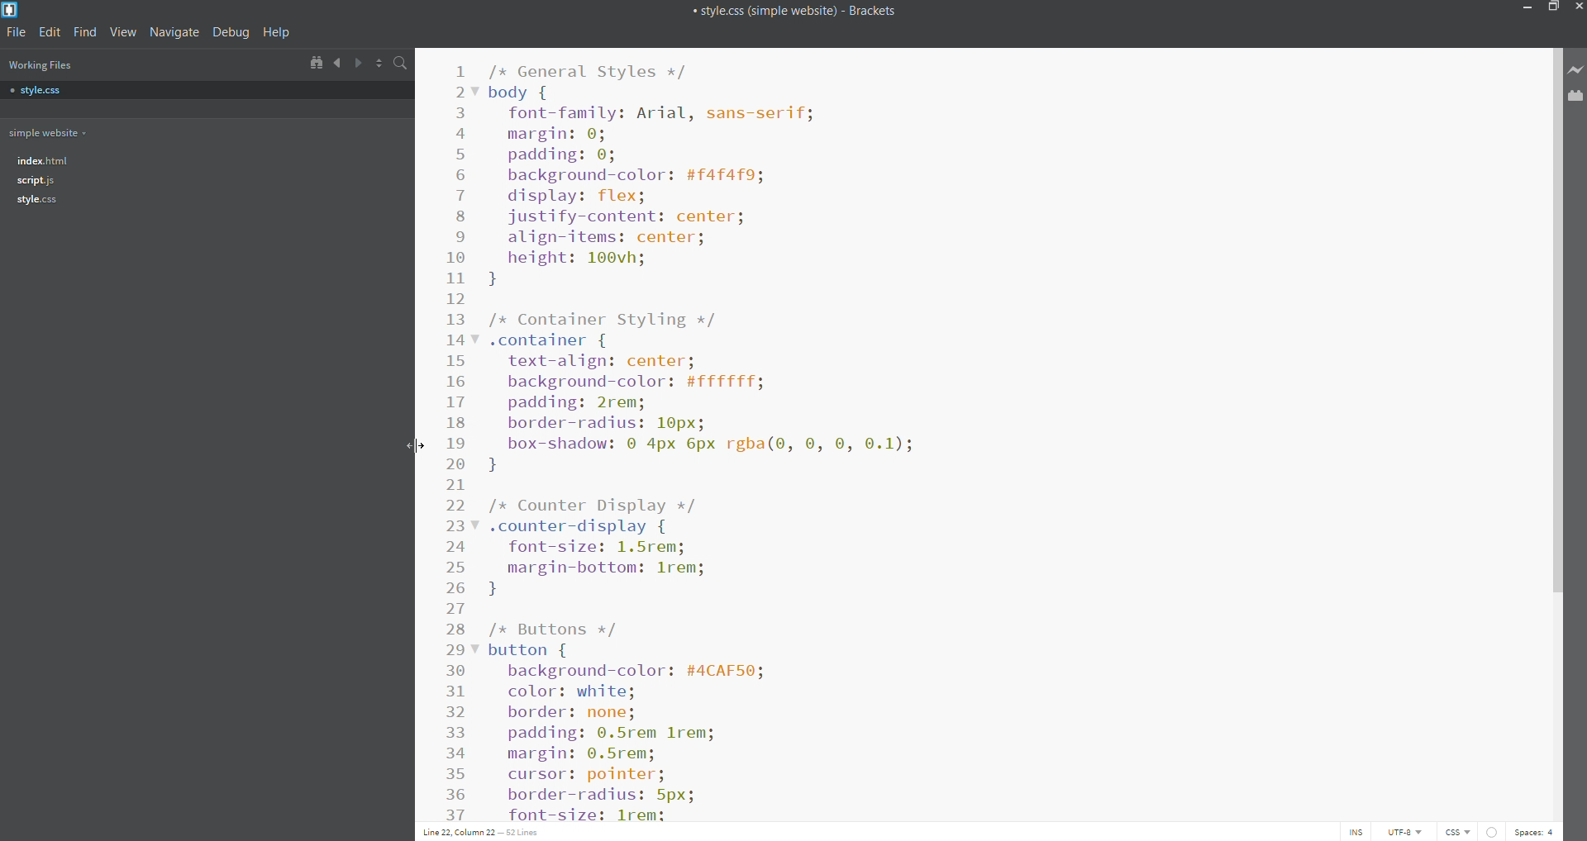  Describe the element at coordinates (1577, 98) in the screenshot. I see `extension management` at that location.